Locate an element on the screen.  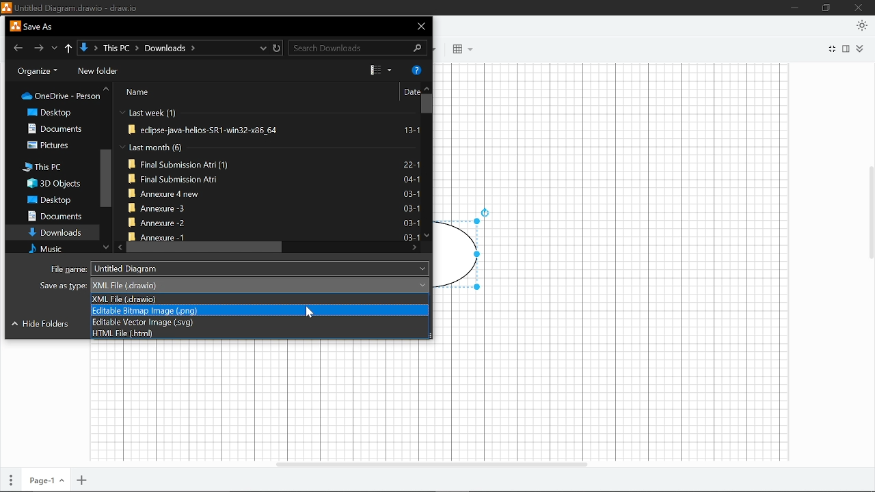
Help is located at coordinates (415, 70).